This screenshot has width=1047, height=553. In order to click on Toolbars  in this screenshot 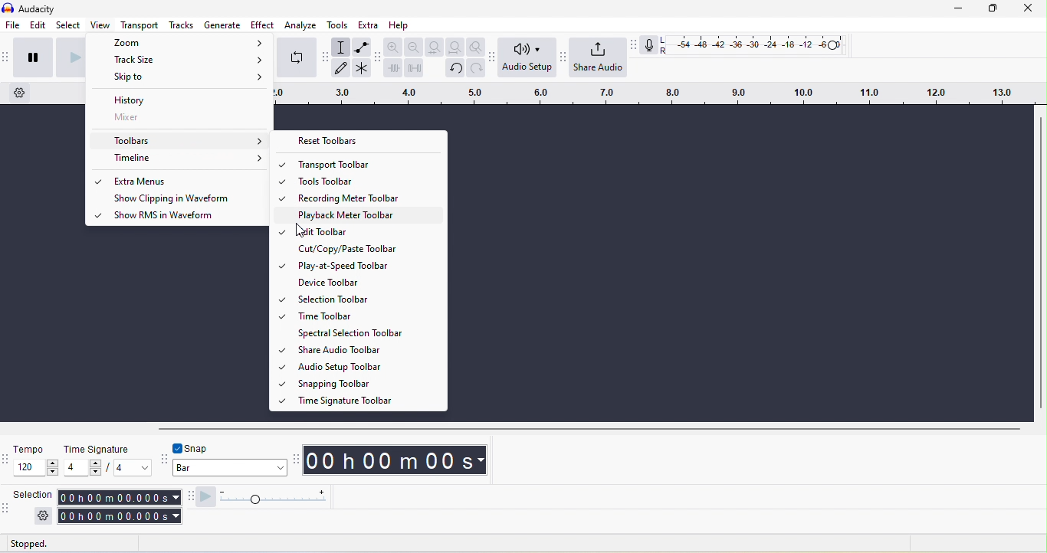, I will do `click(181, 141)`.